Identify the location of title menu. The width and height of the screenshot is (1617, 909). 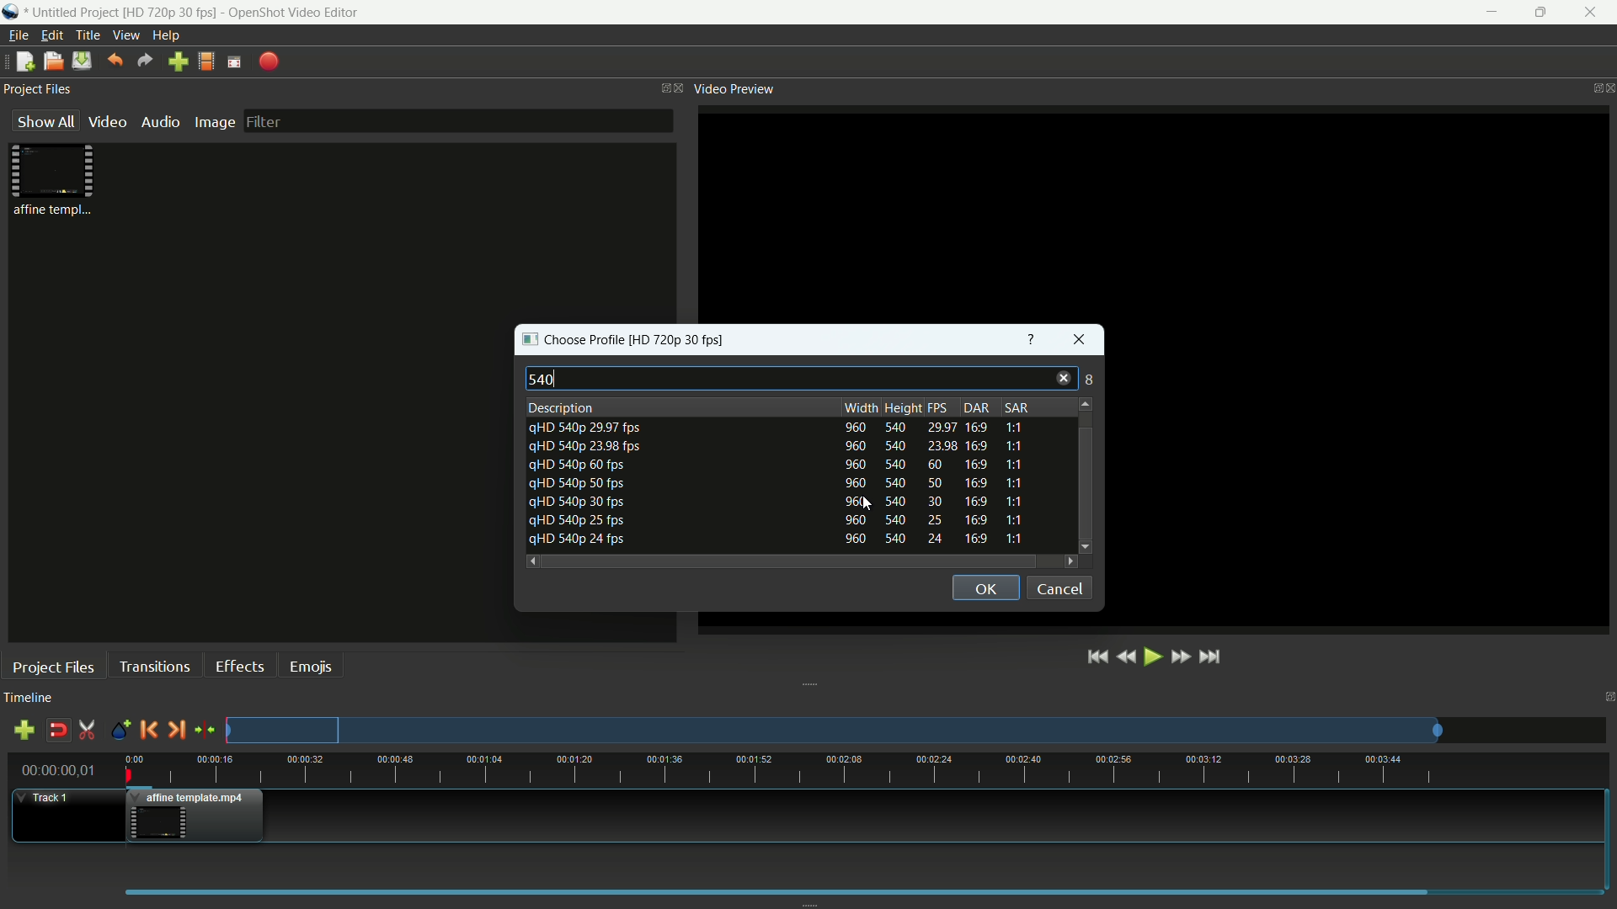
(90, 35).